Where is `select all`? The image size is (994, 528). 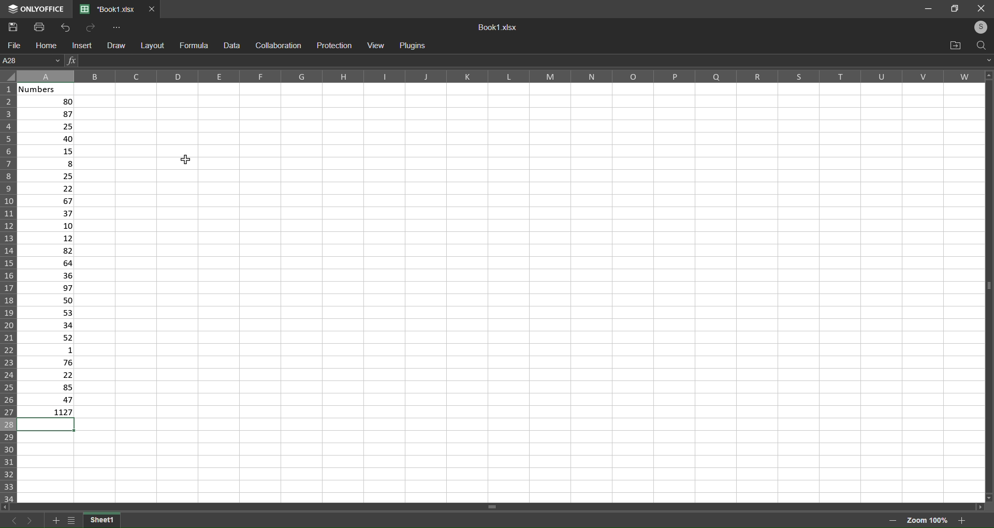 select all is located at coordinates (11, 77).